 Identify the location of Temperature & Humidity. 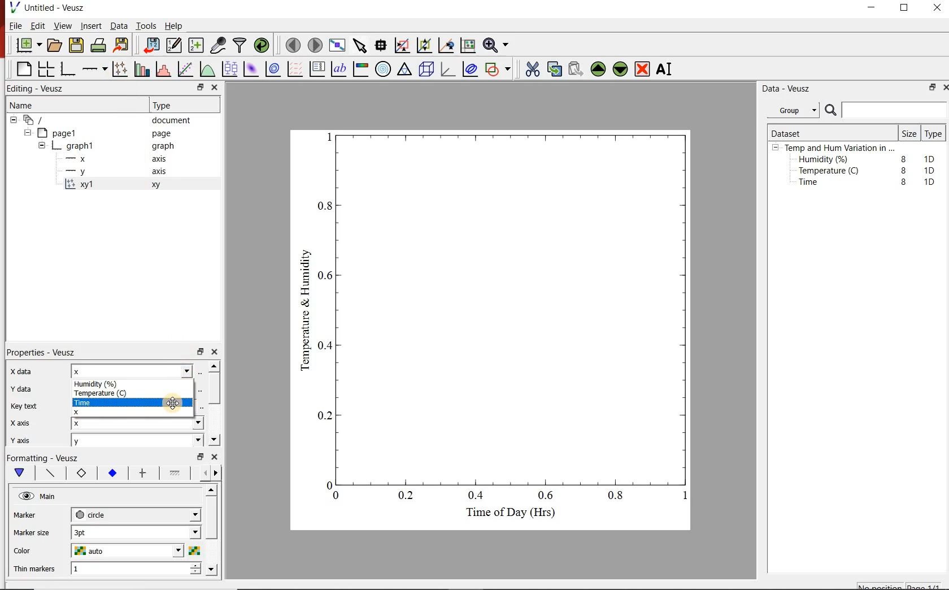
(305, 307).